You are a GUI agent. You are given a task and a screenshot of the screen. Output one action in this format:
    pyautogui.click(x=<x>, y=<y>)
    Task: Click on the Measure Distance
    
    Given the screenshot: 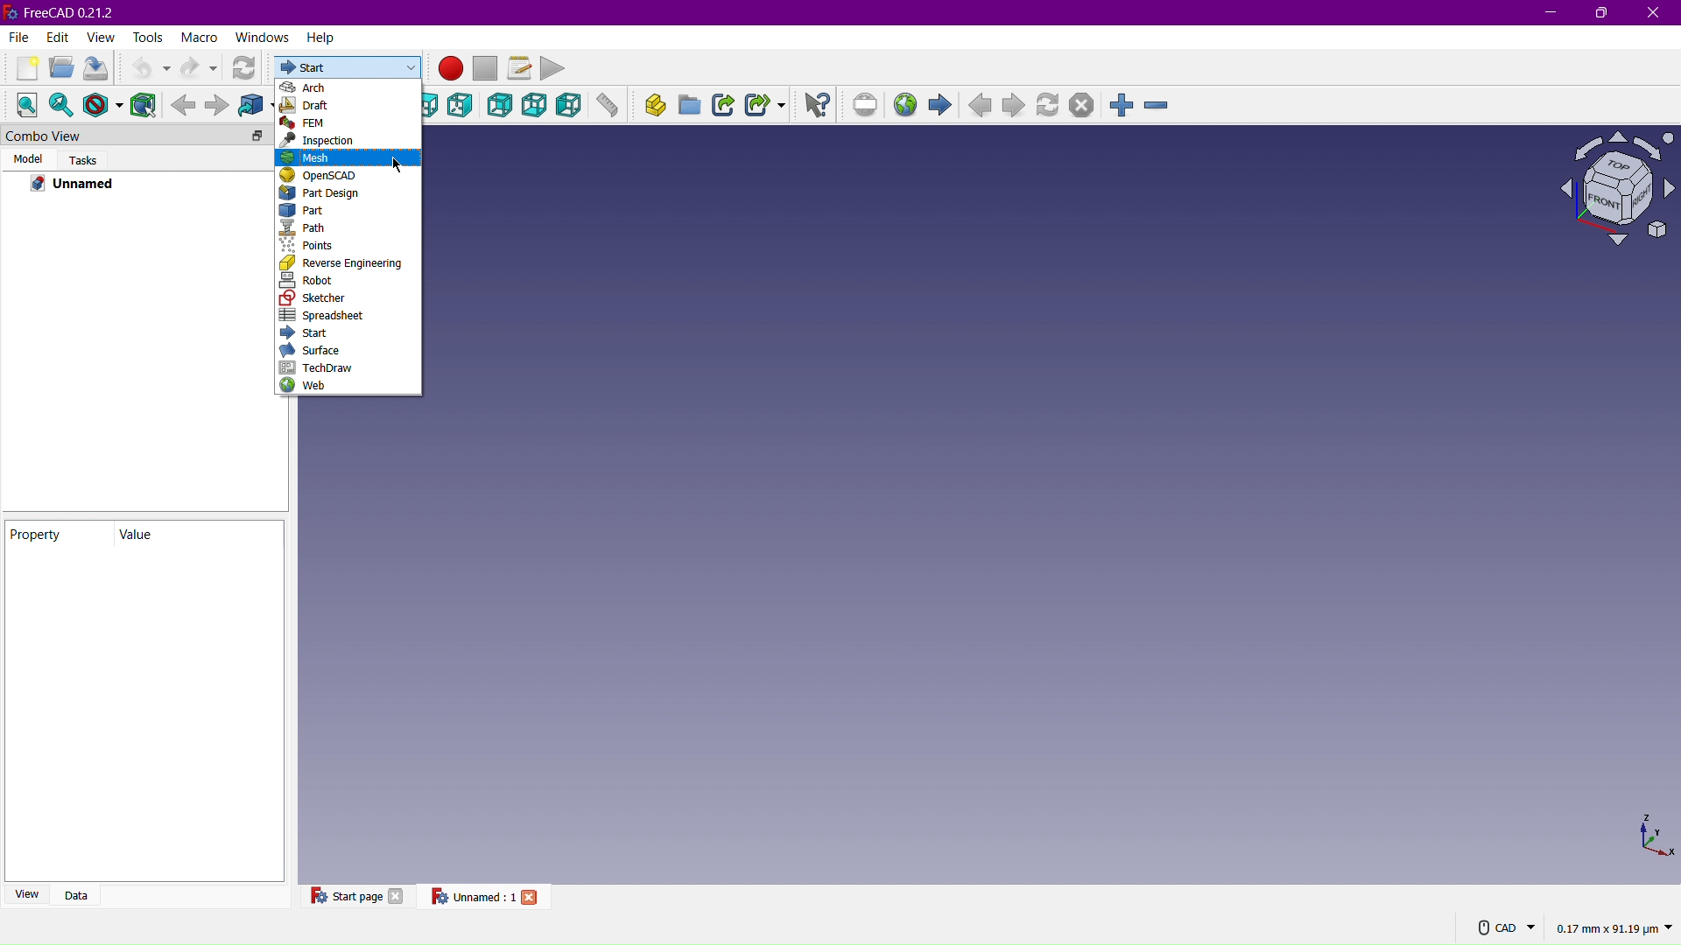 What is the action you would take?
    pyautogui.click(x=608, y=108)
    